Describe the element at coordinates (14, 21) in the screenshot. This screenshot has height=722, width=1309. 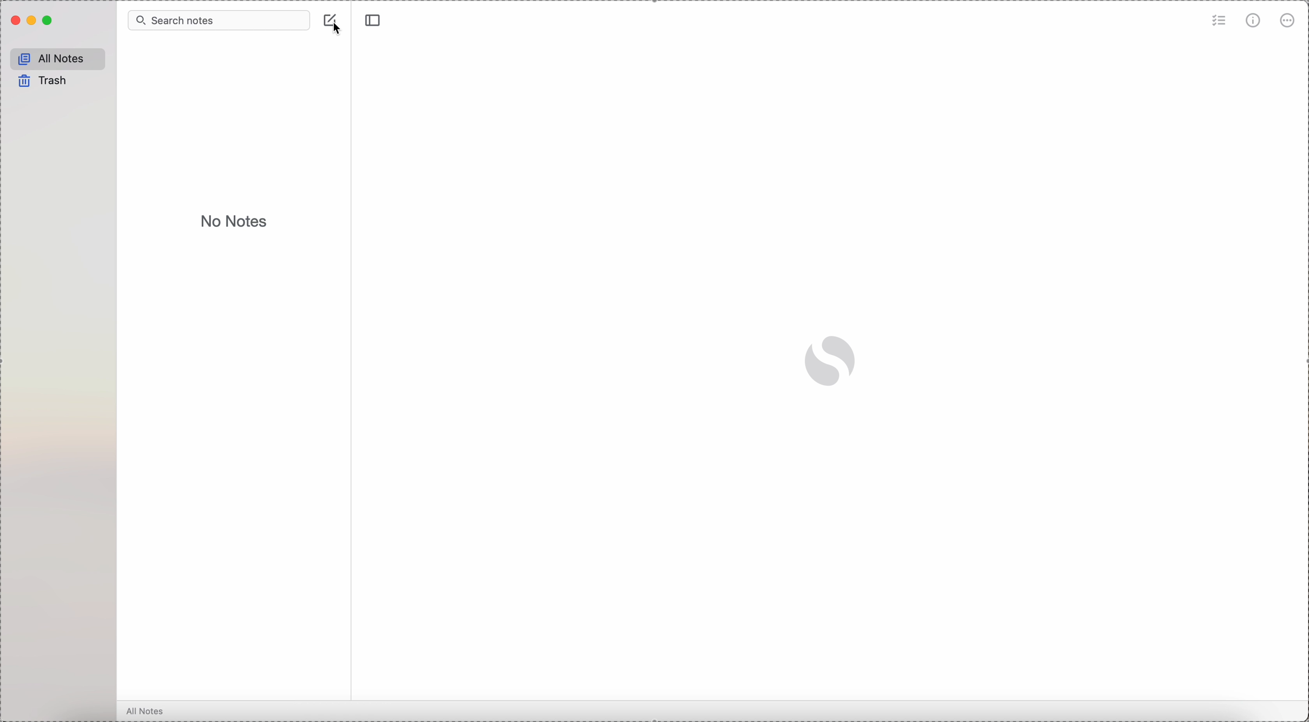
I see `close Simplenote` at that location.